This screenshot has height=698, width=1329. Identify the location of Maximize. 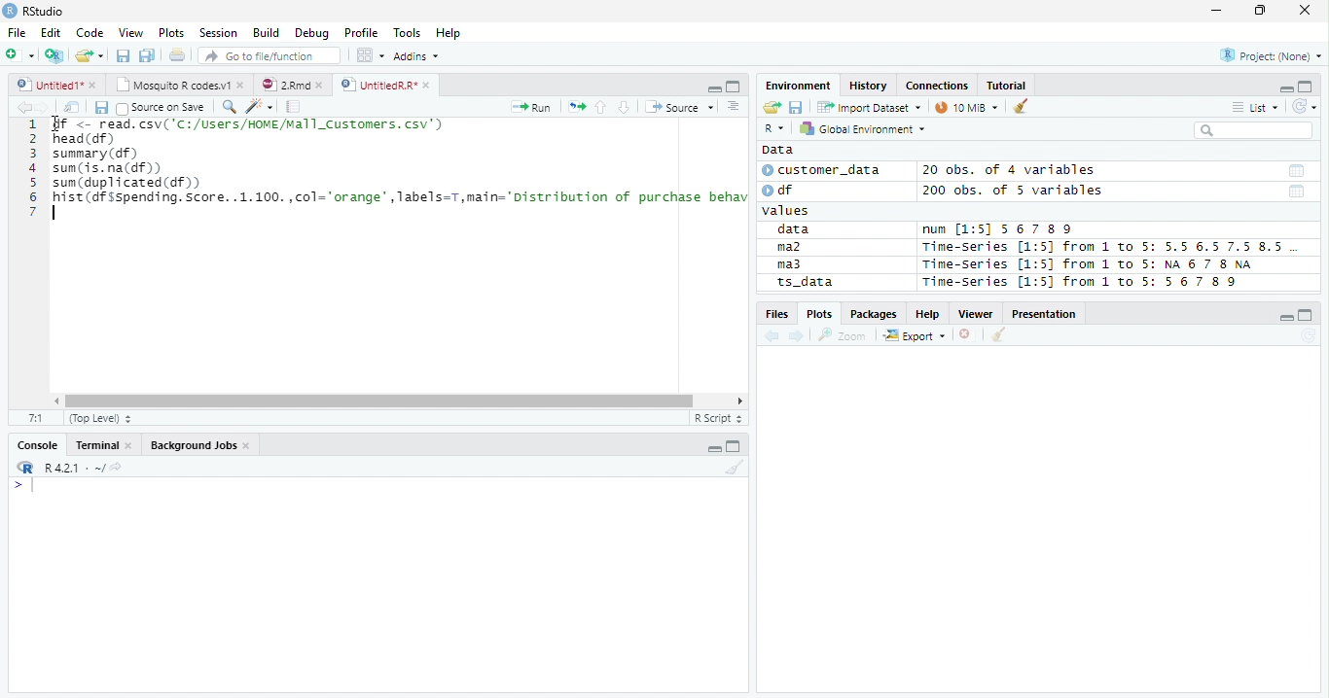
(1307, 87).